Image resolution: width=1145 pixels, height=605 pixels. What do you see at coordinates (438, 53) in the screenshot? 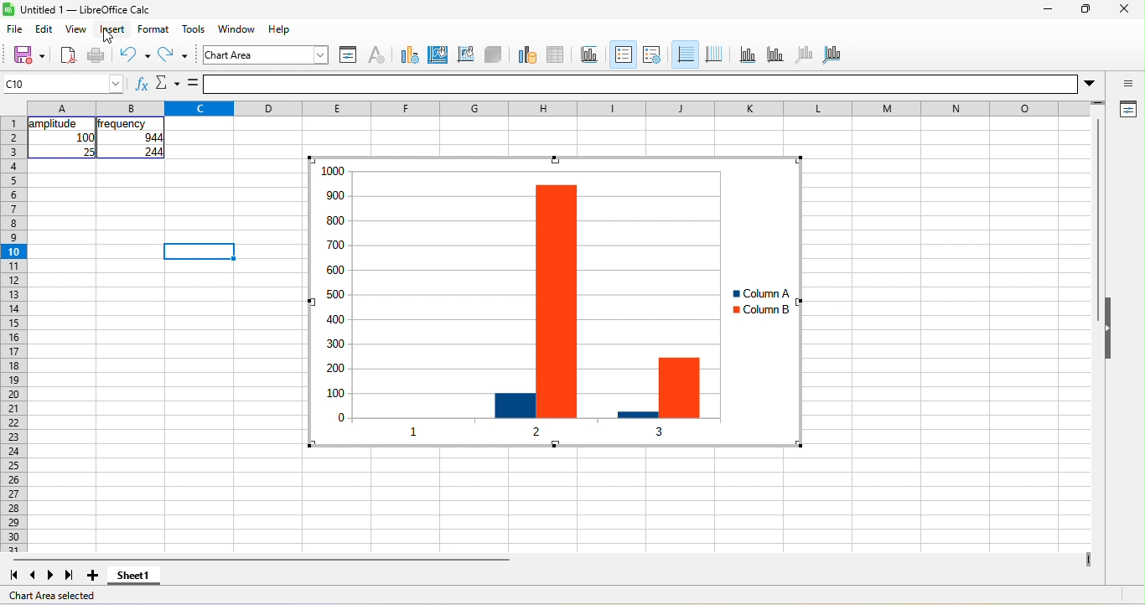
I see `chart area` at bounding box center [438, 53].